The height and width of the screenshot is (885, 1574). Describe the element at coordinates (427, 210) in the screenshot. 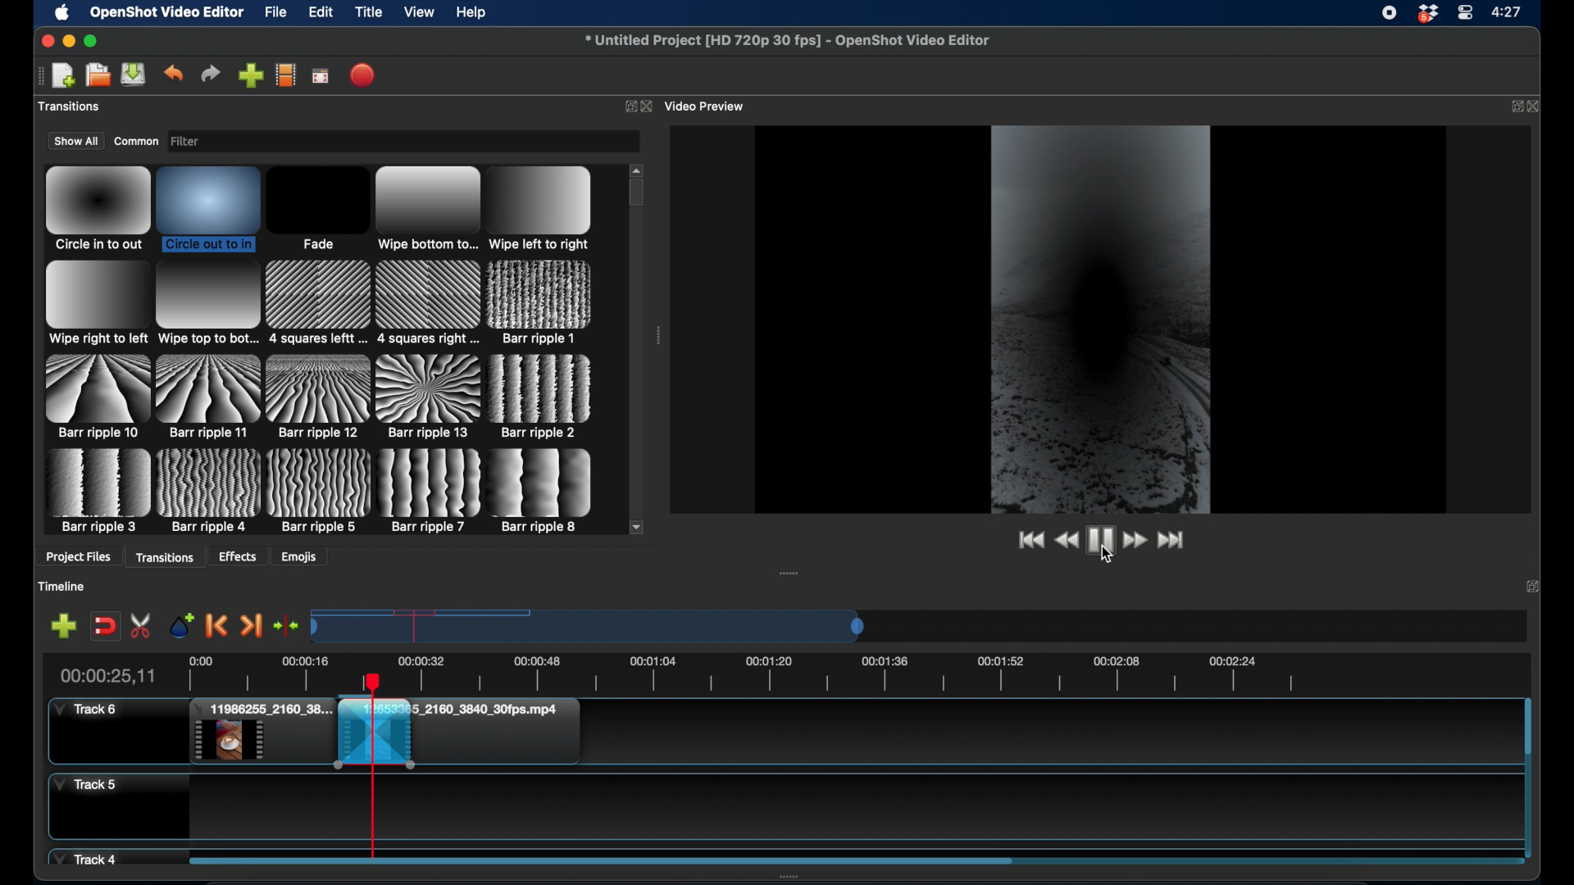

I see `transition` at that location.